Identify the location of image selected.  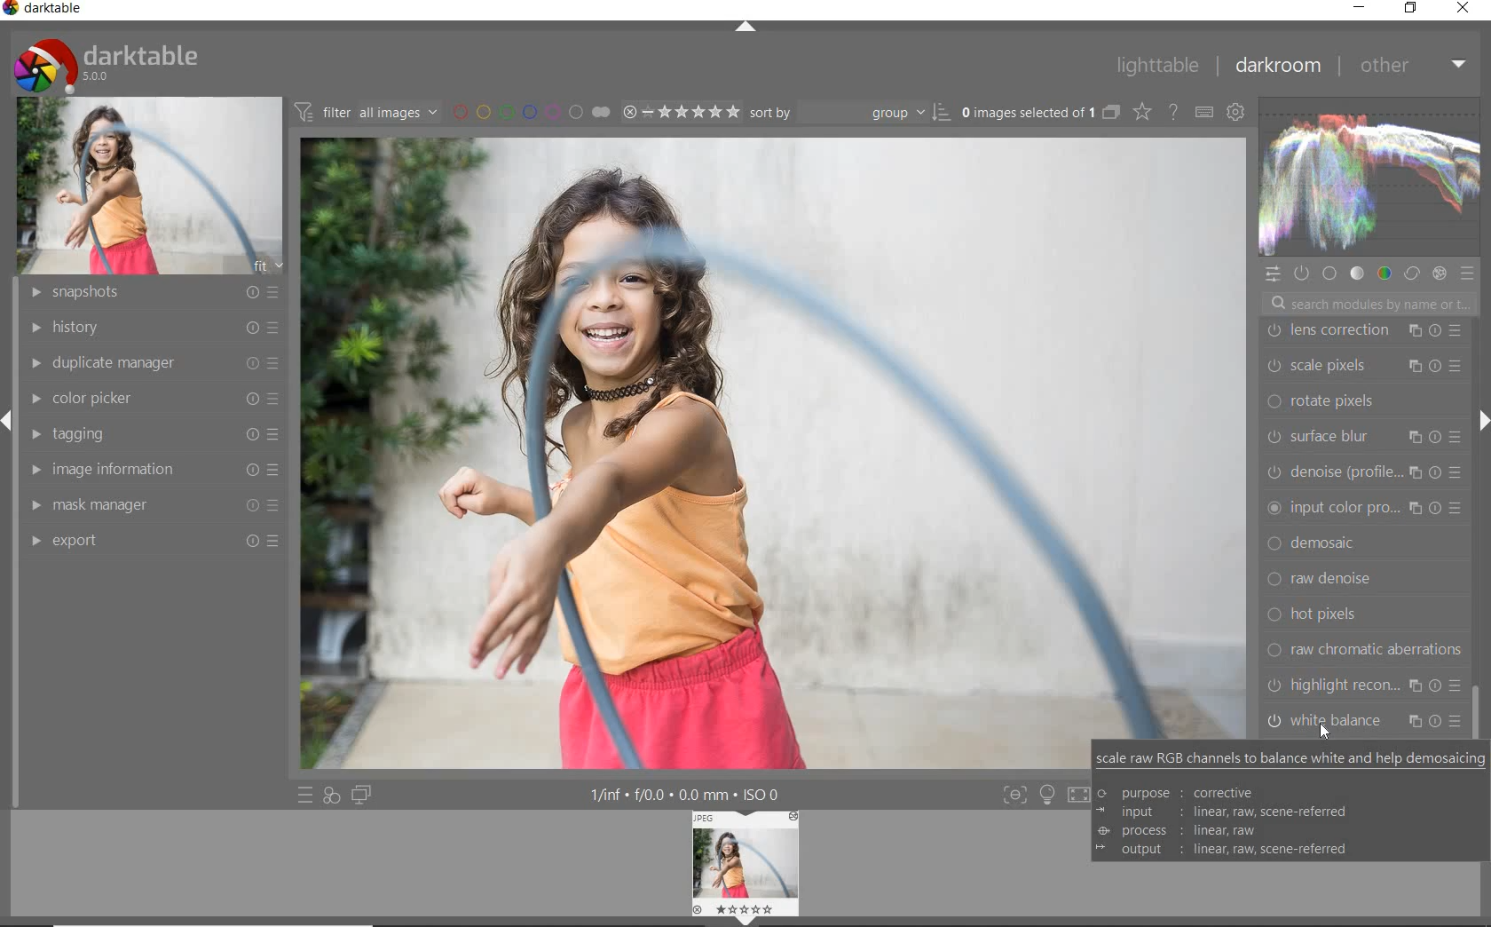
(775, 454).